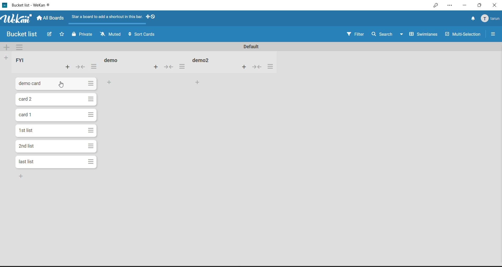  What do you see at coordinates (28, 131) in the screenshot?
I see `card title` at bounding box center [28, 131].